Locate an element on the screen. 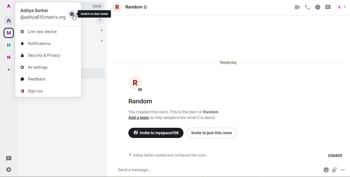 Image resolution: width=350 pixels, height=177 pixels. feedback is located at coordinates (35, 79).